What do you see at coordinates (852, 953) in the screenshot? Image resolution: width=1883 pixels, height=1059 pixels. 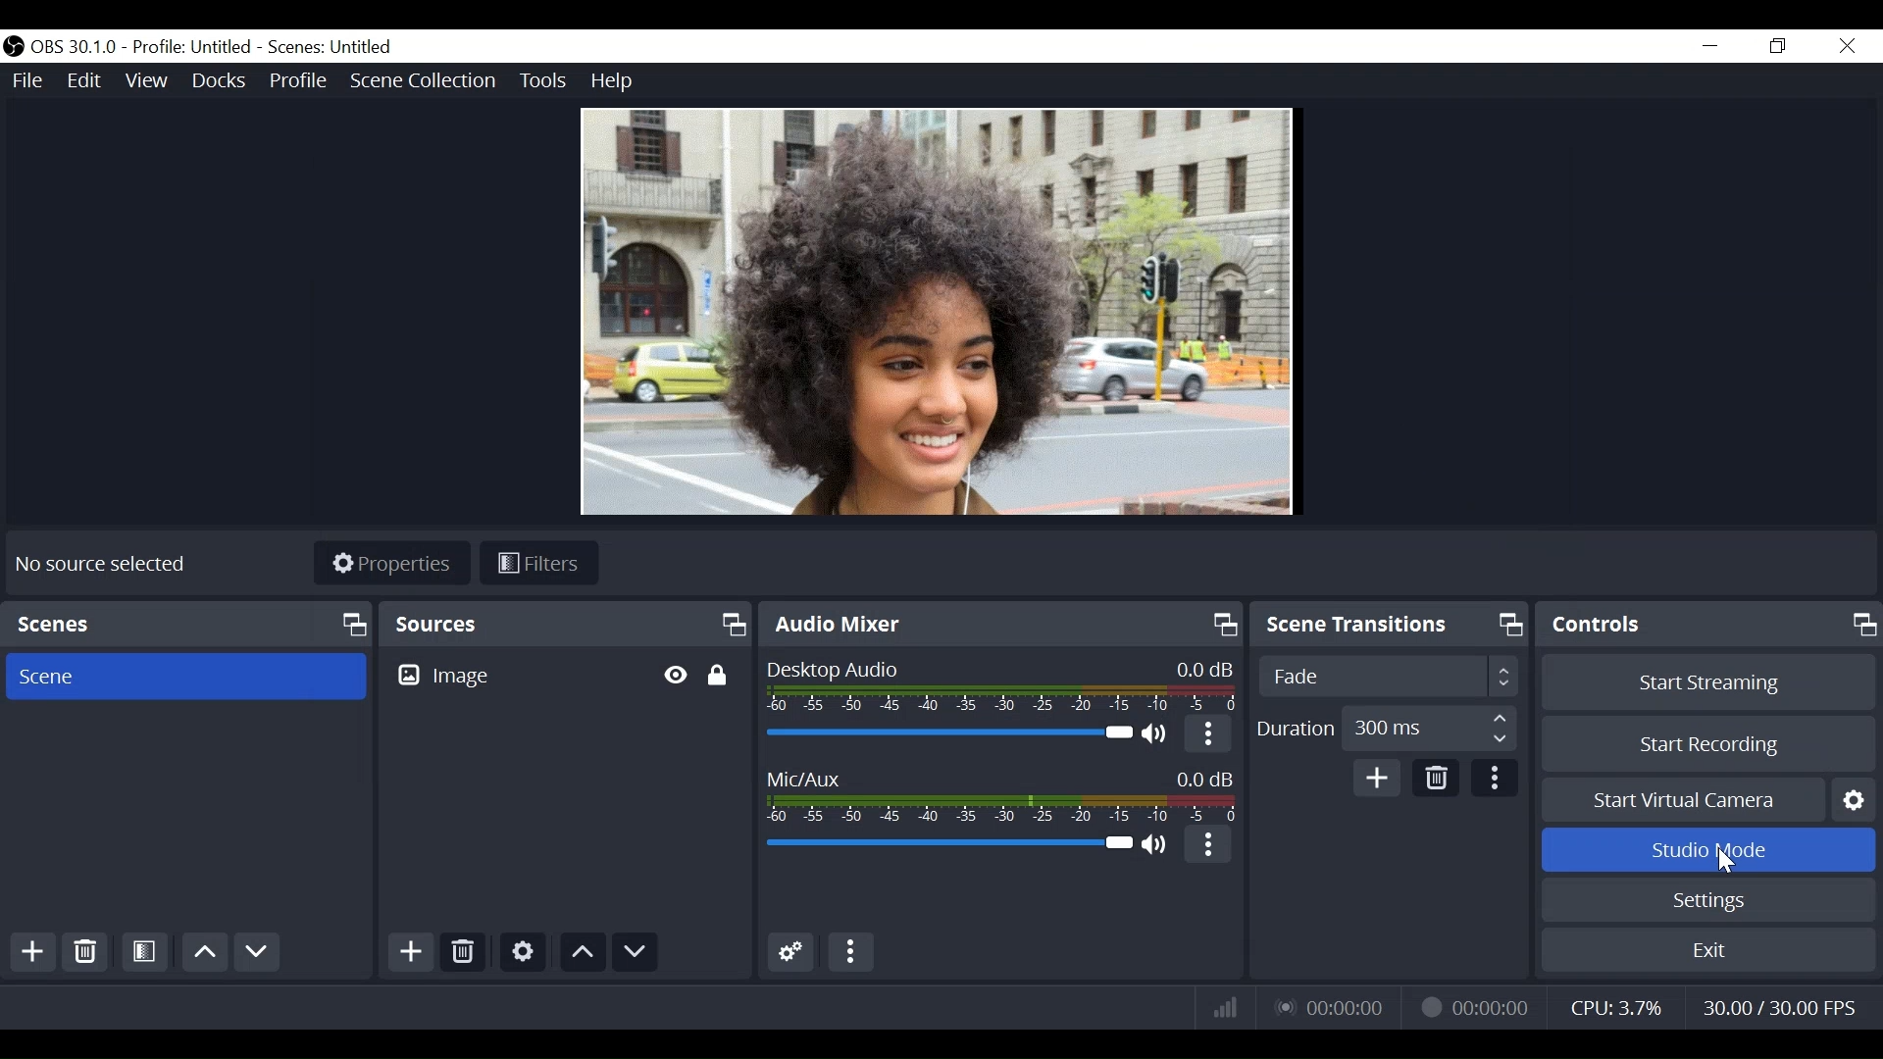 I see `more options` at bounding box center [852, 953].